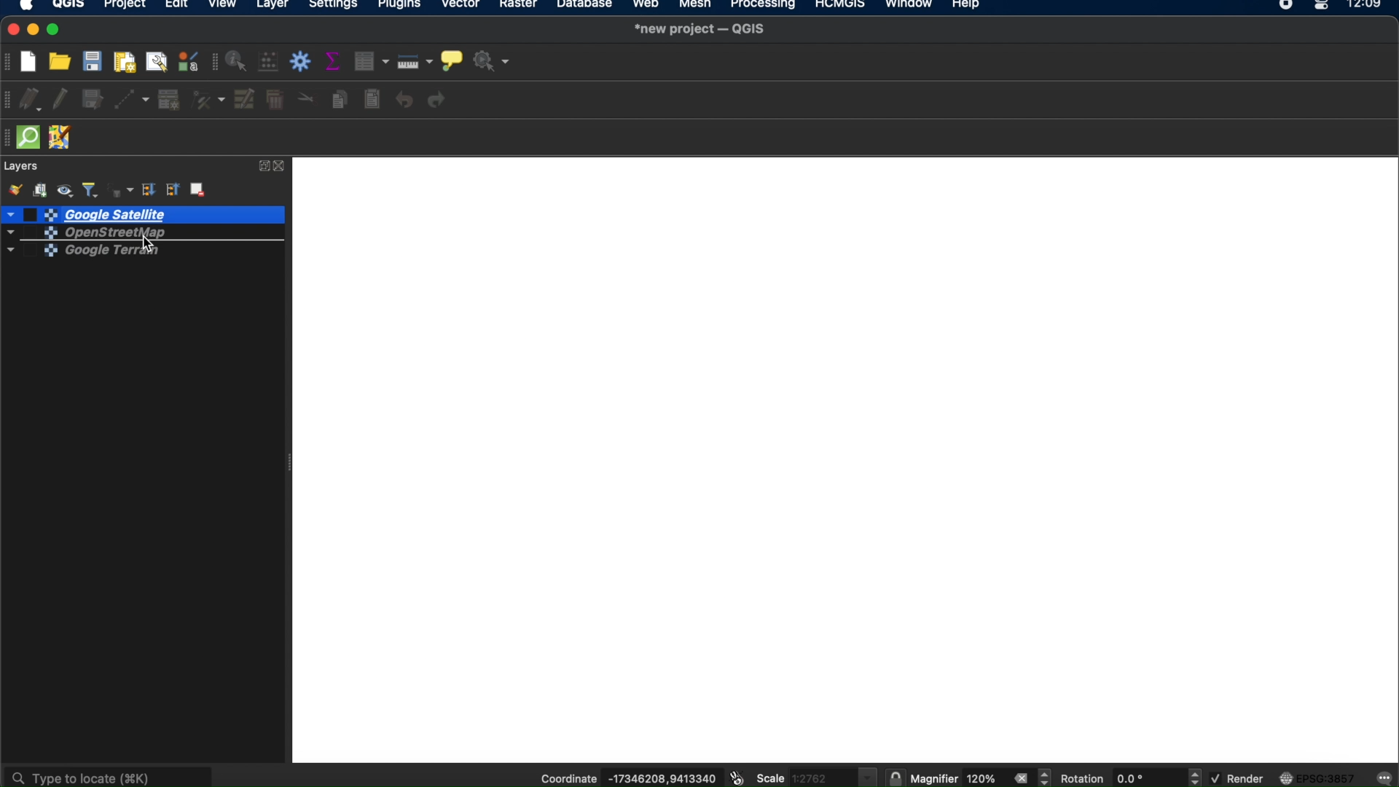 The width and height of the screenshot is (1399, 787). What do you see at coordinates (521, 7) in the screenshot?
I see `raster` at bounding box center [521, 7].